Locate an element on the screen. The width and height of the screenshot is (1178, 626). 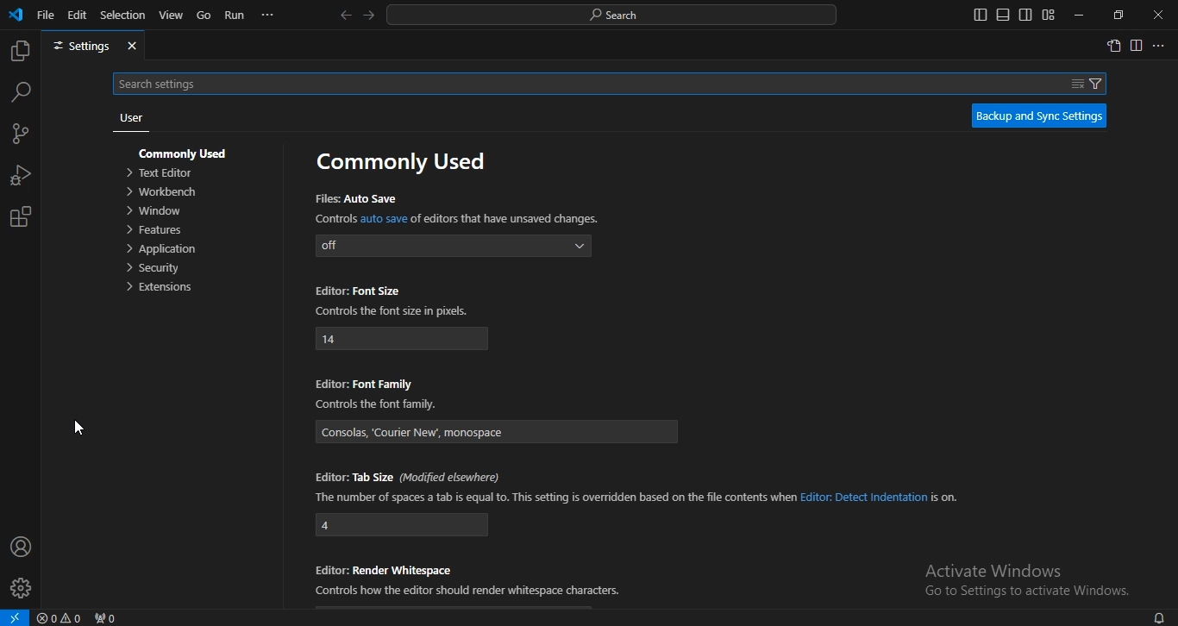
features is located at coordinates (154, 230).